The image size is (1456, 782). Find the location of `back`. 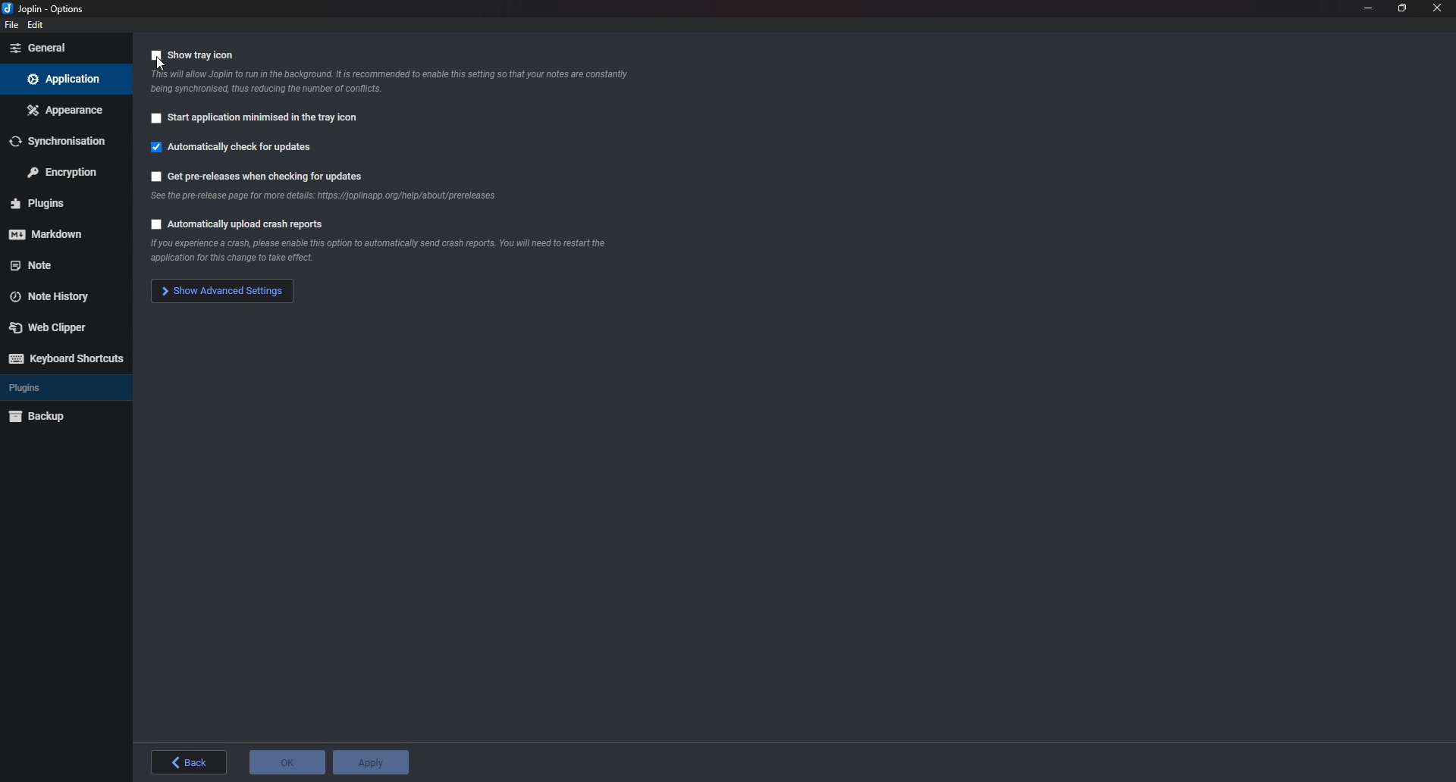

back is located at coordinates (192, 762).